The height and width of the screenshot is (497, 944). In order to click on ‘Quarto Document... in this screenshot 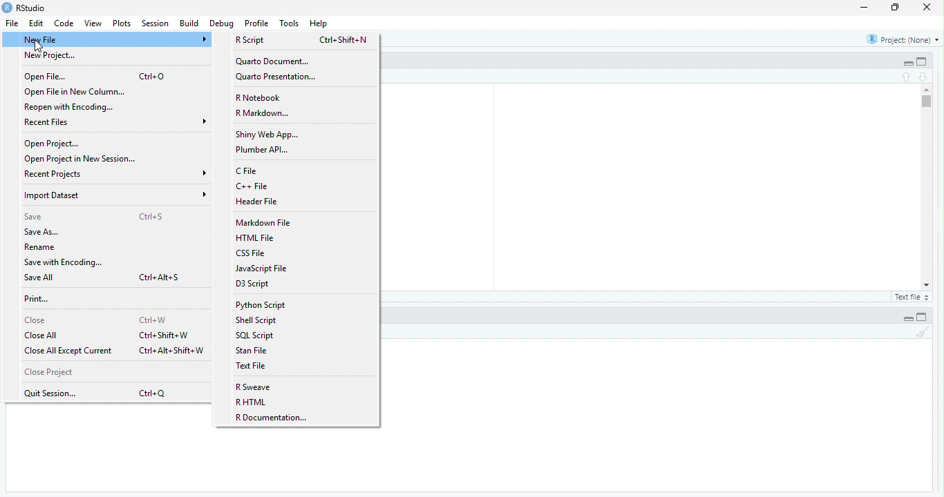, I will do `click(272, 62)`.